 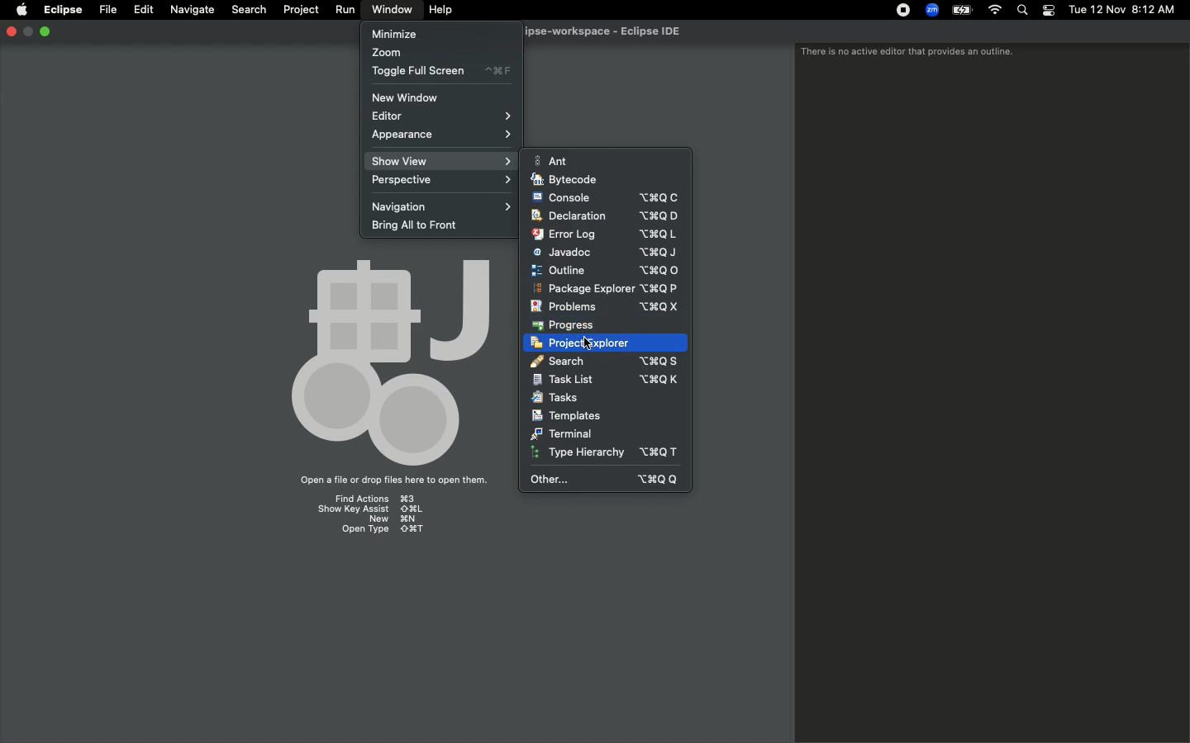 I want to click on Help, so click(x=441, y=10).